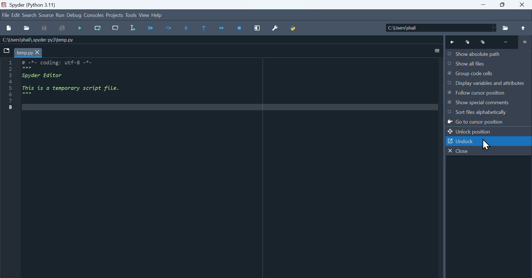 This screenshot has height=278, width=532. I want to click on Open file, so click(27, 28).